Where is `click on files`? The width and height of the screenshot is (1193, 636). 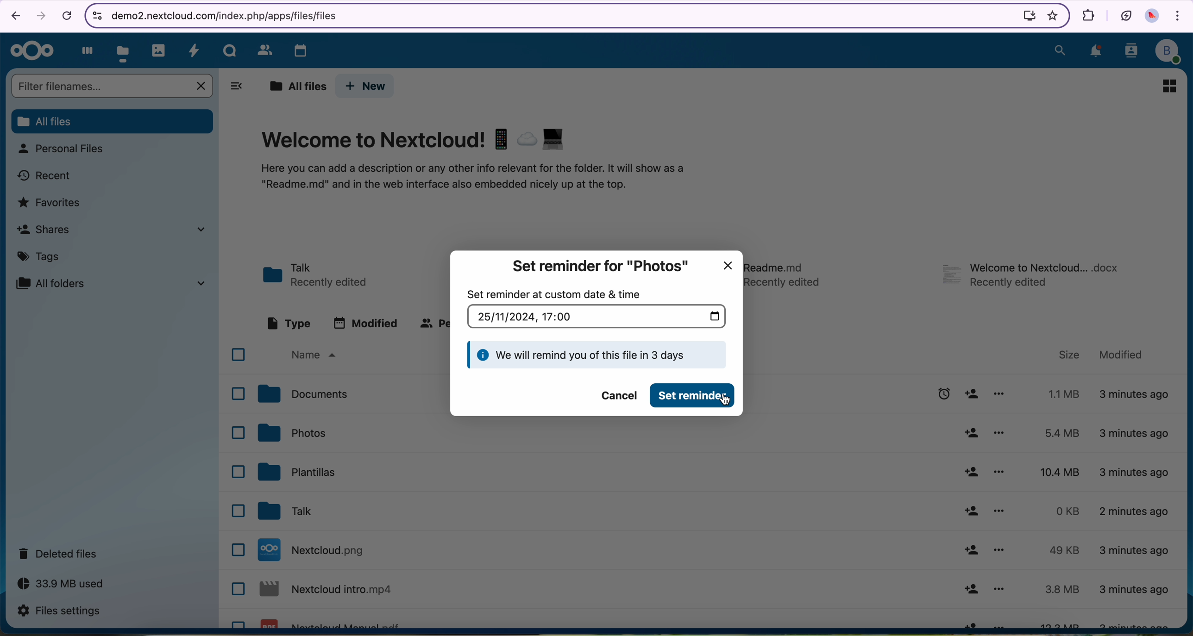
click on files is located at coordinates (125, 49).